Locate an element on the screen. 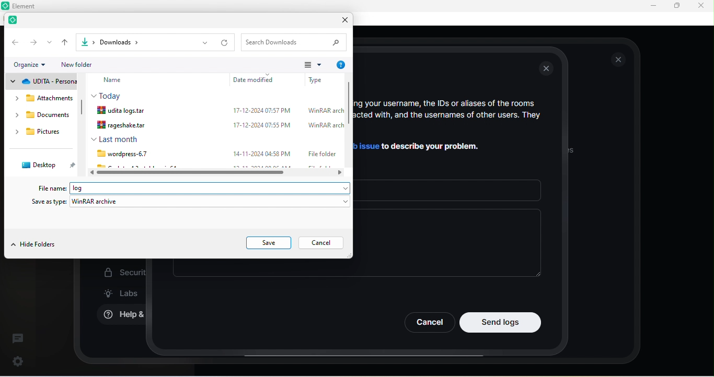  vertical scroll bar is located at coordinates (349, 123).